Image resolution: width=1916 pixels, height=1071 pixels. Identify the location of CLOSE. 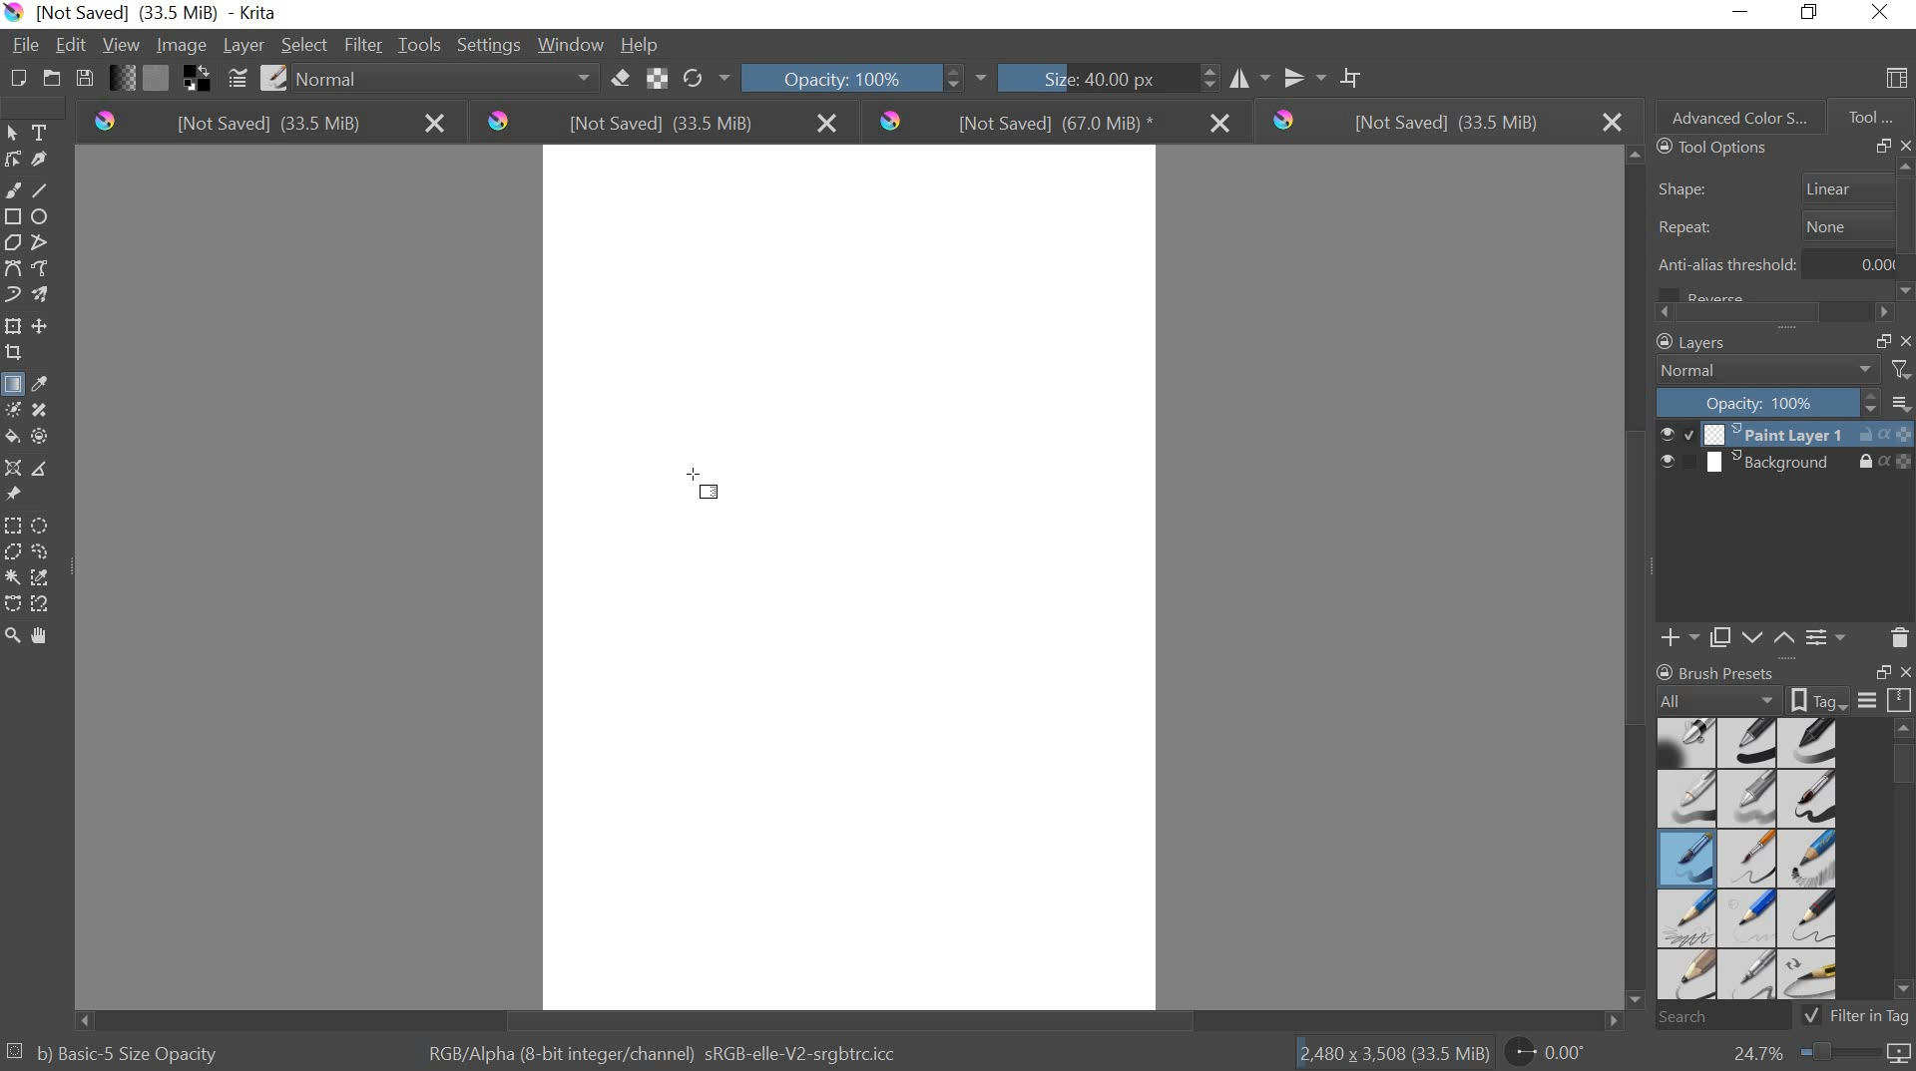
(1903, 673).